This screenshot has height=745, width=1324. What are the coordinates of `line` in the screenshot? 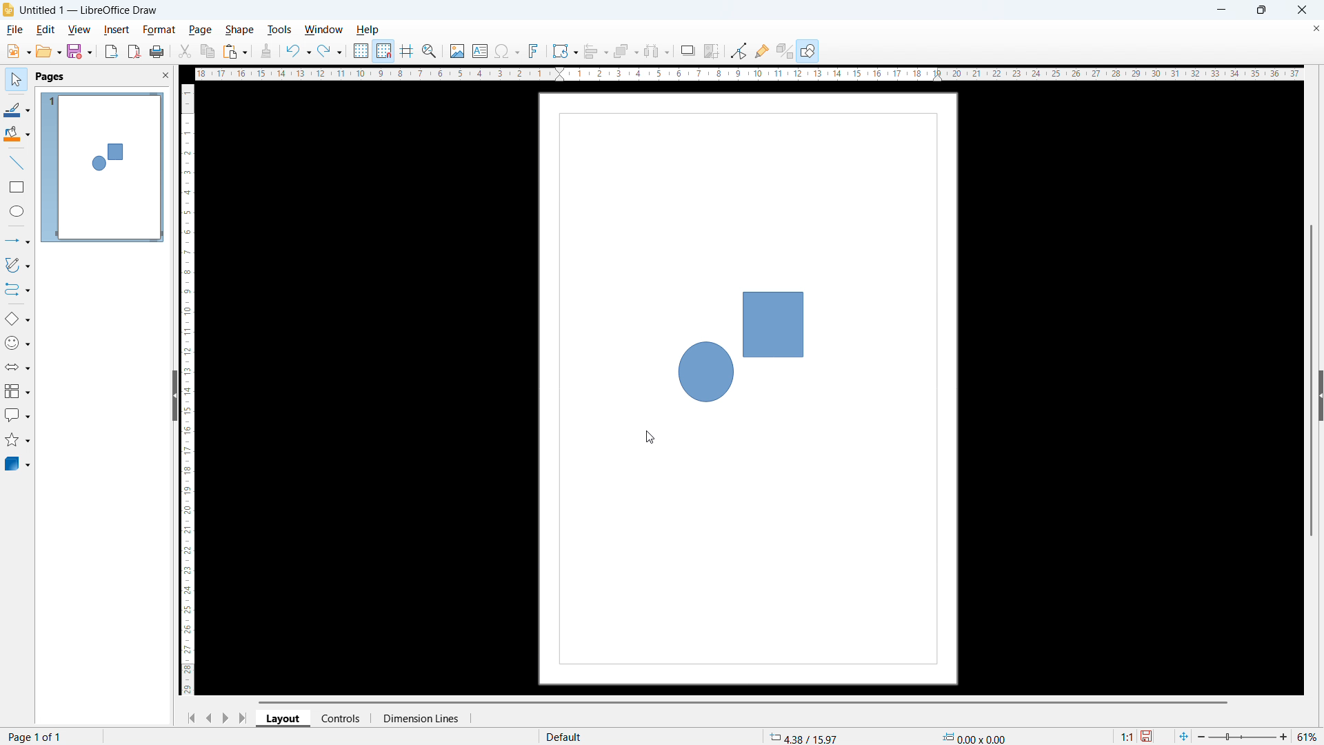 It's located at (17, 163).